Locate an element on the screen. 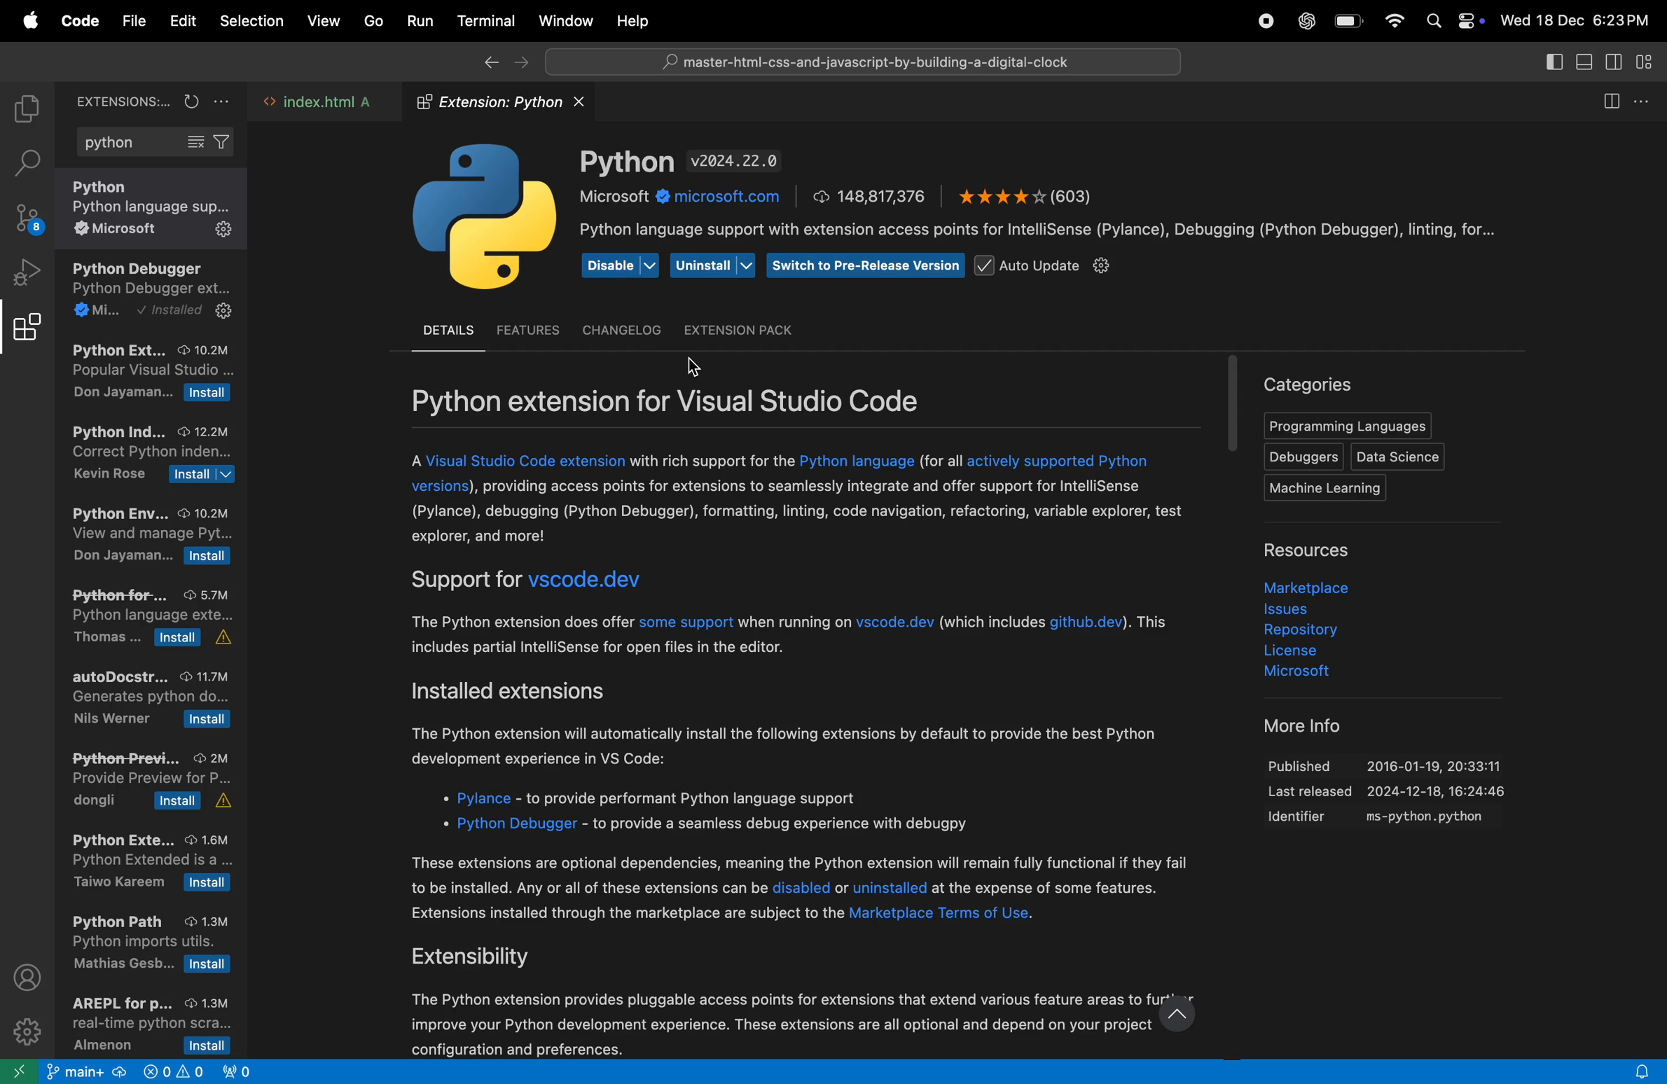  issues is located at coordinates (1303, 609).